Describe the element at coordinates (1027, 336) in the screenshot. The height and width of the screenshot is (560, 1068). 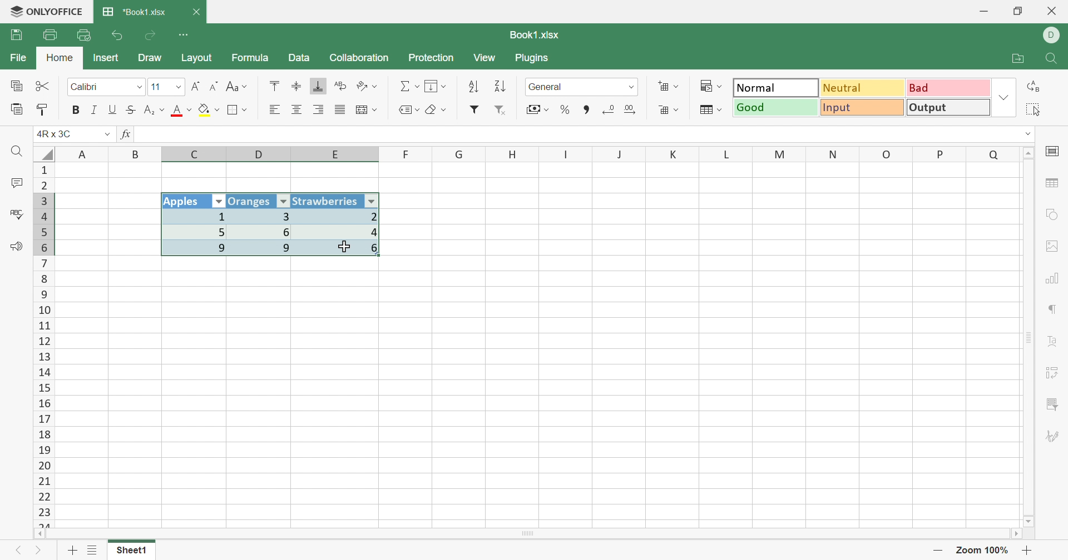
I see `vertical scroll Bar` at that location.